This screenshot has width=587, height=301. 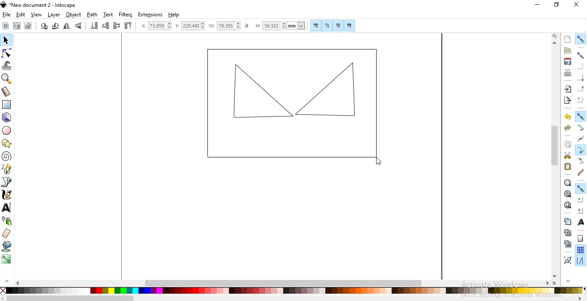 What do you see at coordinates (579, 99) in the screenshot?
I see `snapping centers of bounding boxes` at bounding box center [579, 99].